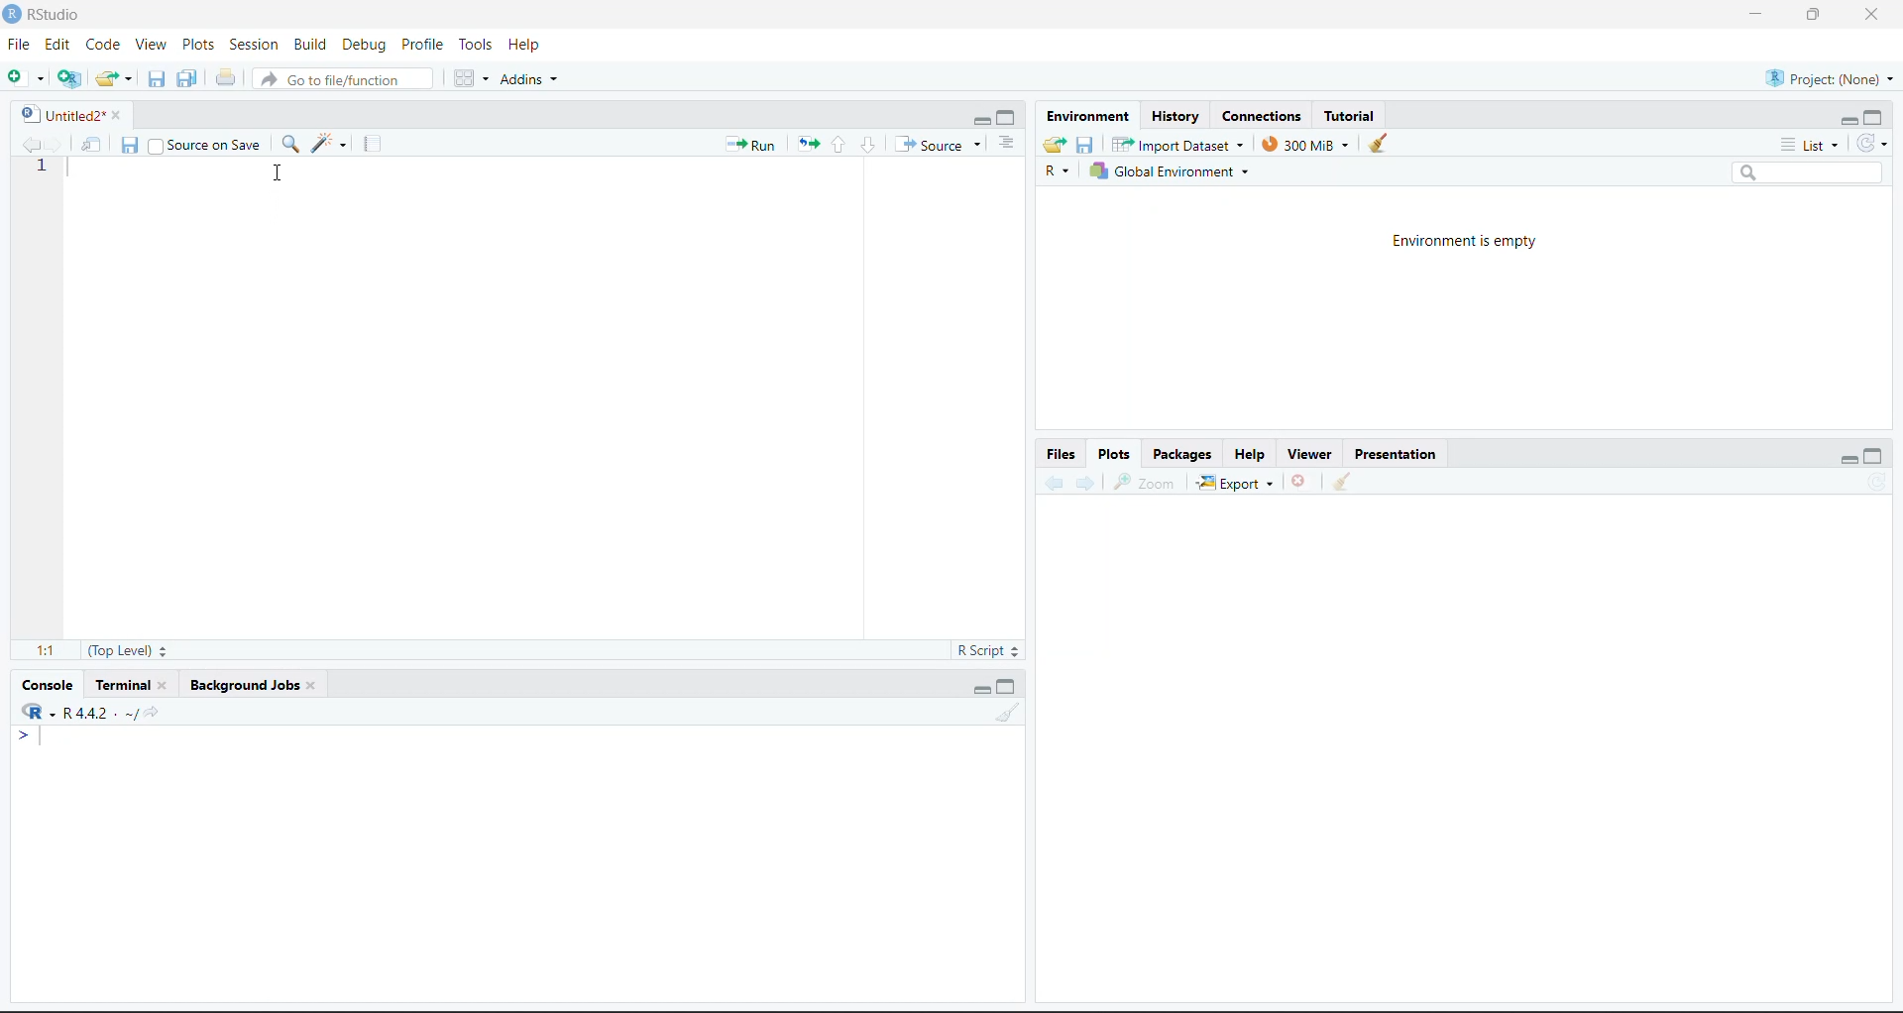 This screenshot has height=1013, width=1903. I want to click on R Script , so click(980, 650).